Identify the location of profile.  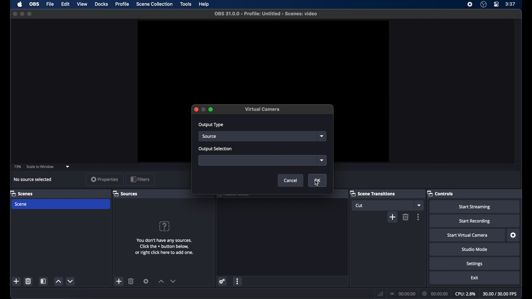
(123, 4).